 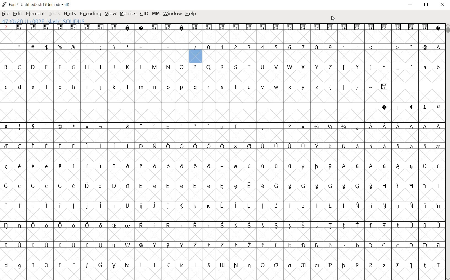 I want to click on empty cells, so click(x=223, y=175).